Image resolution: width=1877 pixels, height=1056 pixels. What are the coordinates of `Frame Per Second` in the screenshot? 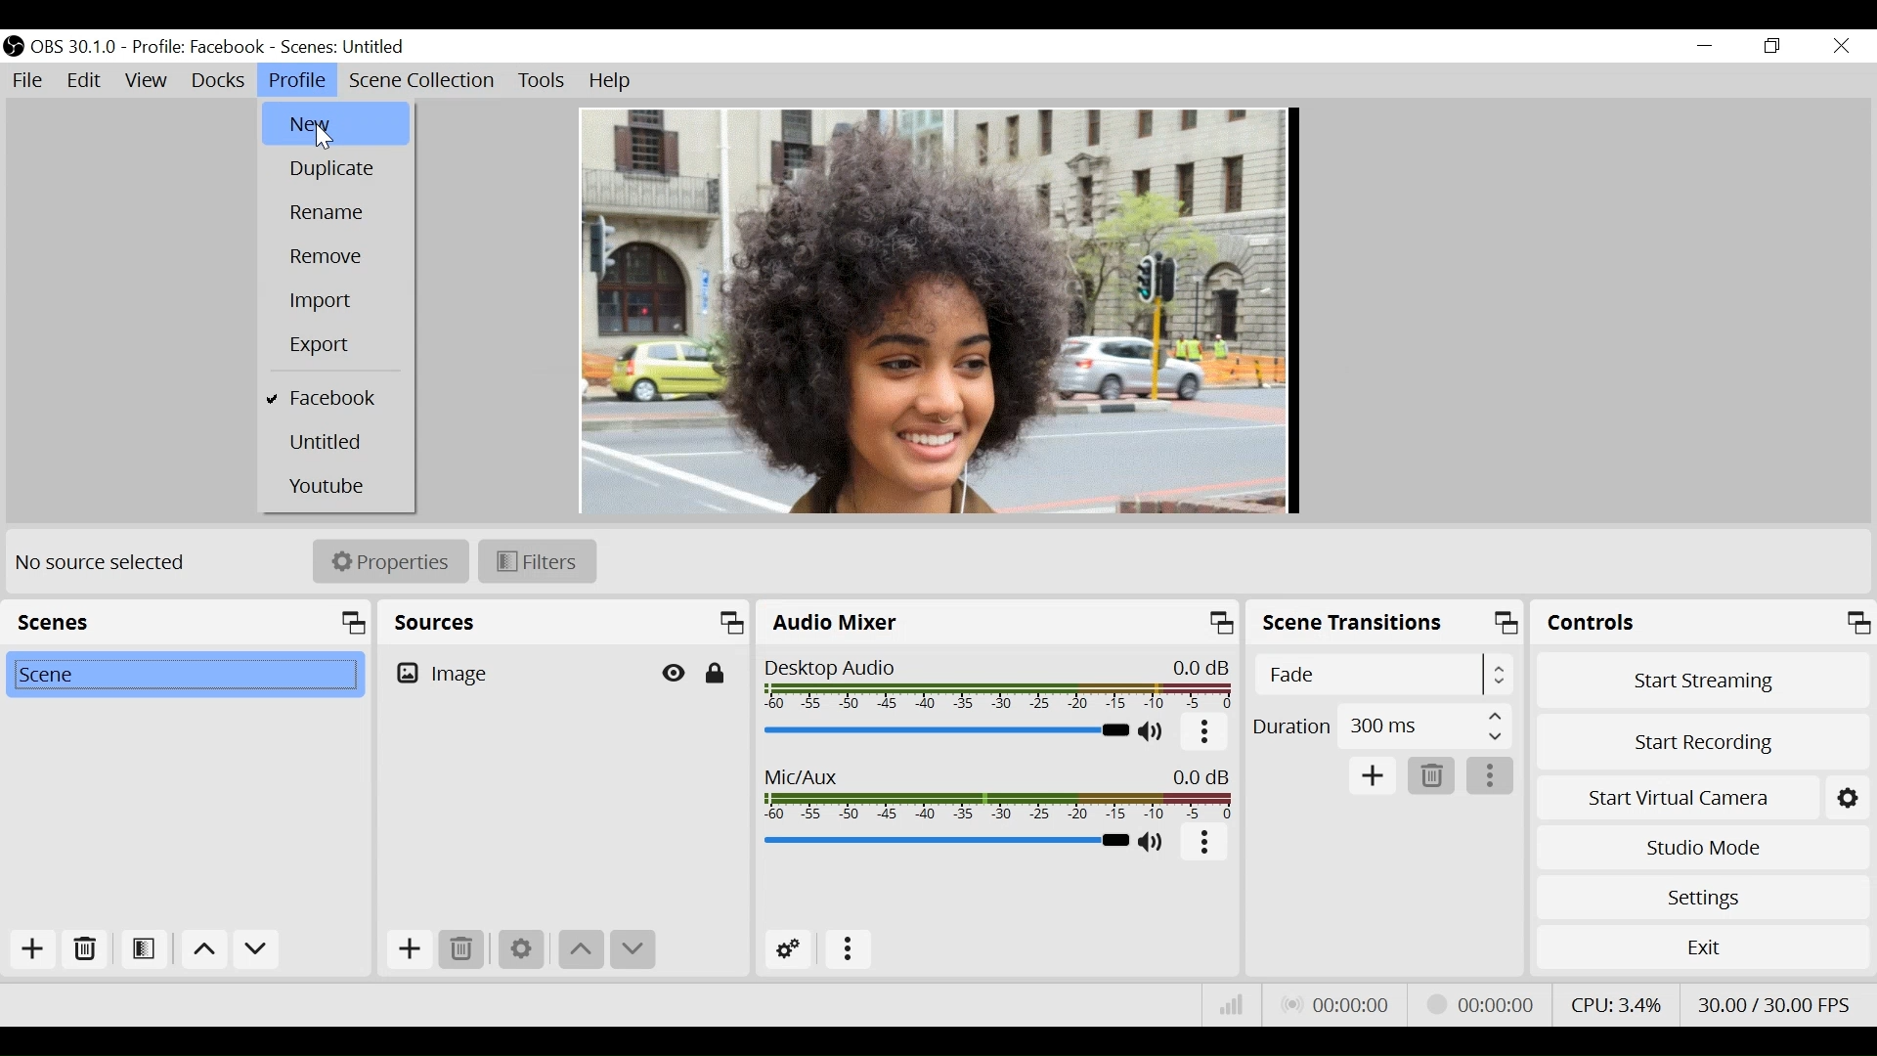 It's located at (1773, 1001).